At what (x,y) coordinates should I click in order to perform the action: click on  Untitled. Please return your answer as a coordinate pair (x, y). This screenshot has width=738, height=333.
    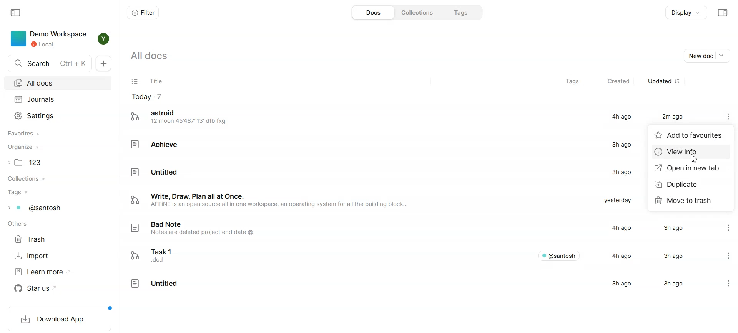
    Looking at the image, I should click on (155, 172).